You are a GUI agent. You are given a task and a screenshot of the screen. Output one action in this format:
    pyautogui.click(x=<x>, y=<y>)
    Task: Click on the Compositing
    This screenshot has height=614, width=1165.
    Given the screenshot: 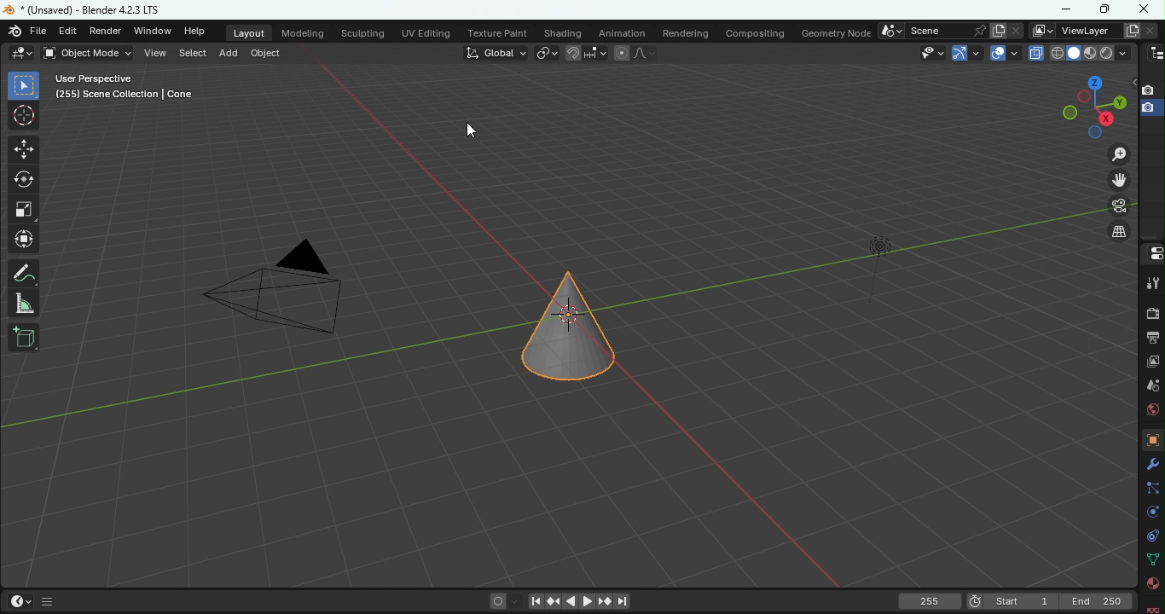 What is the action you would take?
    pyautogui.click(x=757, y=32)
    